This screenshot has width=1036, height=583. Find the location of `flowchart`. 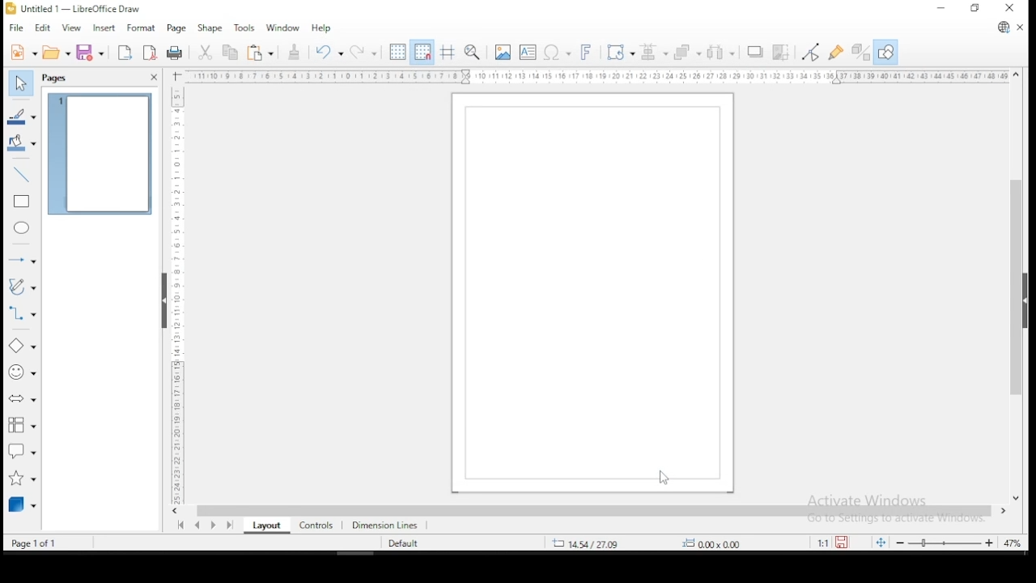

flowchart is located at coordinates (22, 427).